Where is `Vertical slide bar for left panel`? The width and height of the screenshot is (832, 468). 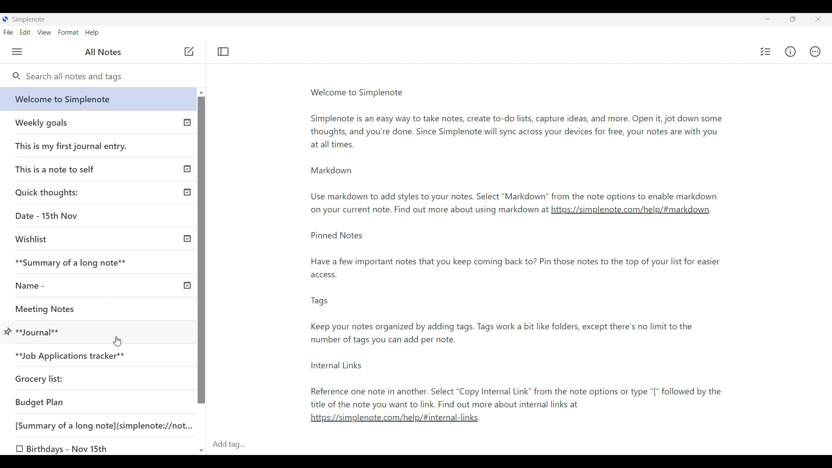 Vertical slide bar for left panel is located at coordinates (201, 250).